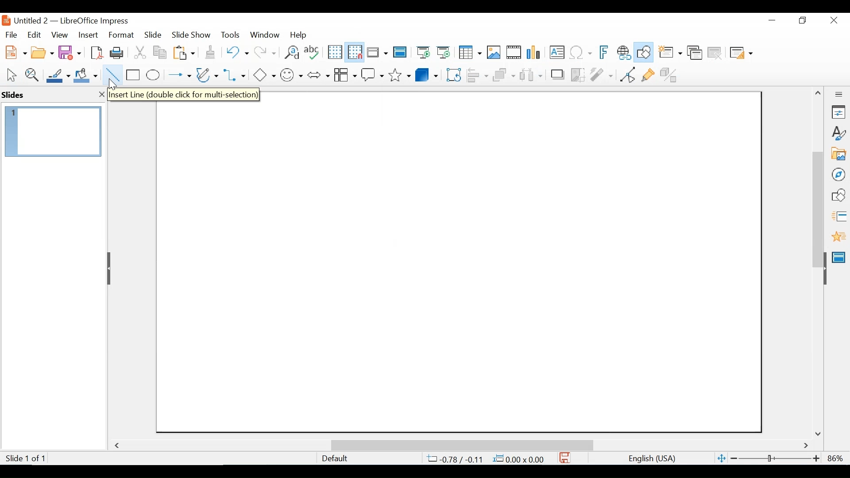 This screenshot has height=478, width=850. Describe the element at coordinates (400, 53) in the screenshot. I see `Master Slides` at that location.